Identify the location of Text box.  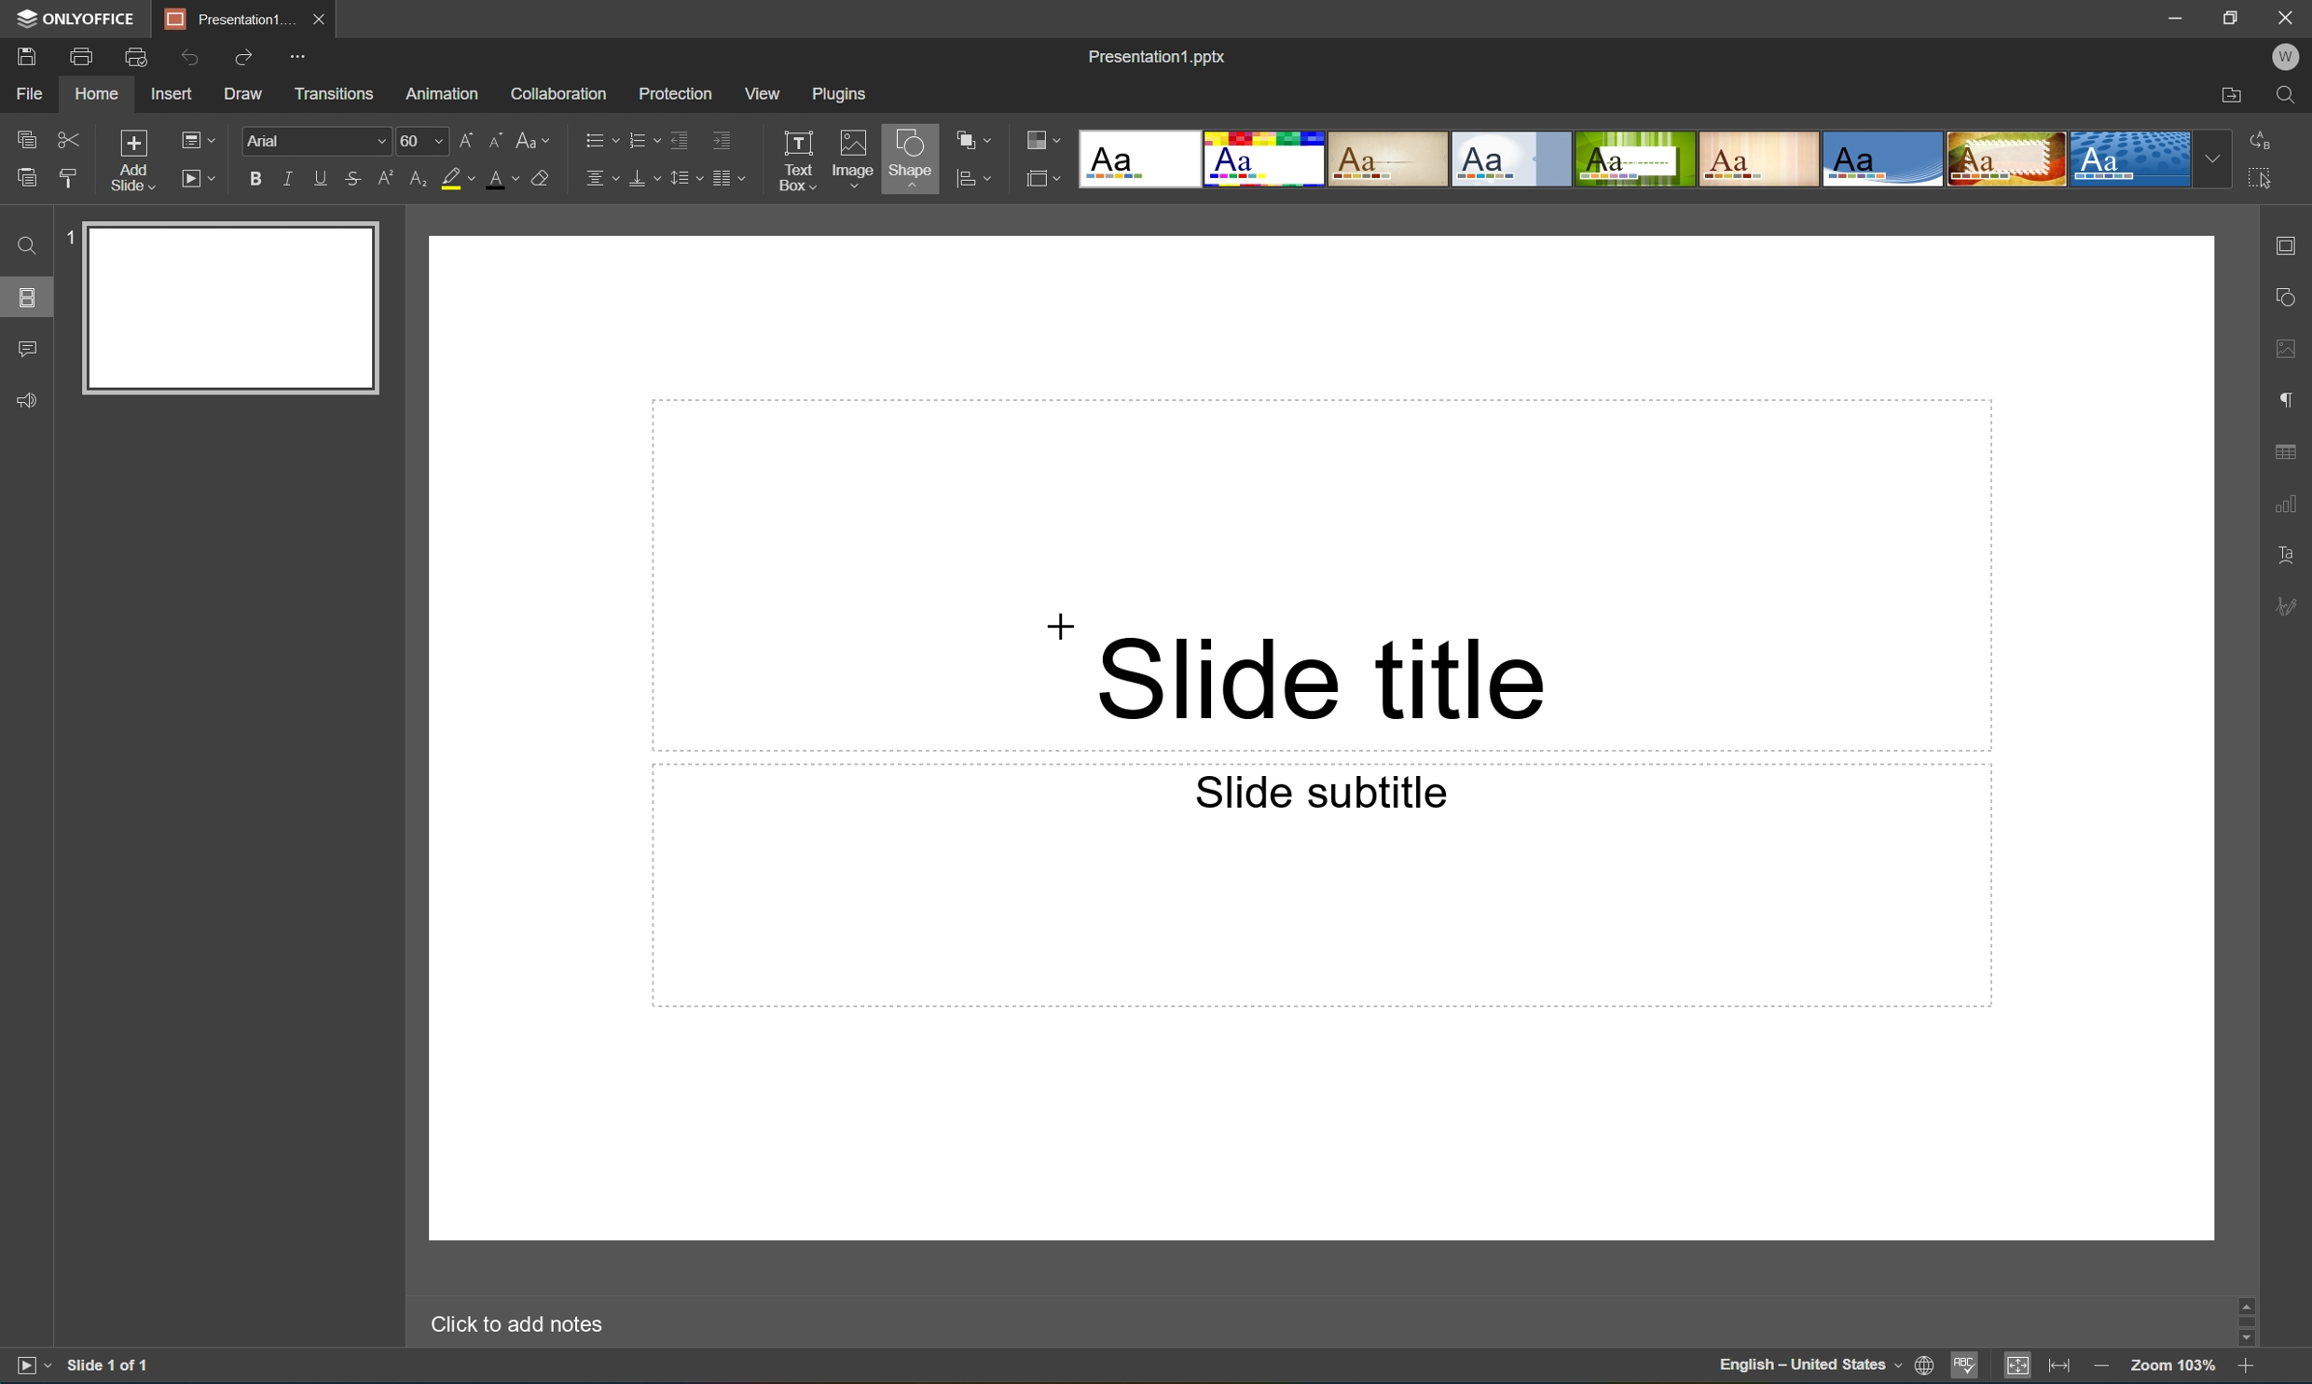
(799, 160).